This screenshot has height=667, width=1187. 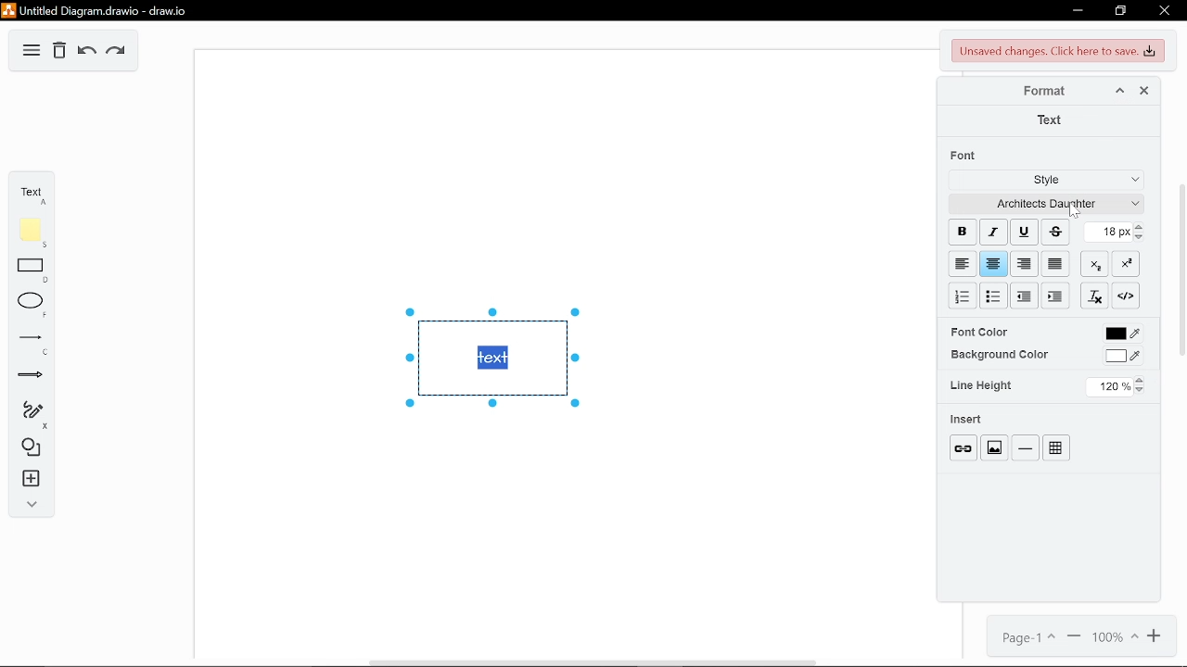 I want to click on bulleted list, so click(x=994, y=297).